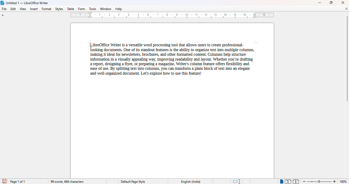 This screenshot has width=349, height=184. What do you see at coordinates (70, 9) in the screenshot?
I see `table` at bounding box center [70, 9].